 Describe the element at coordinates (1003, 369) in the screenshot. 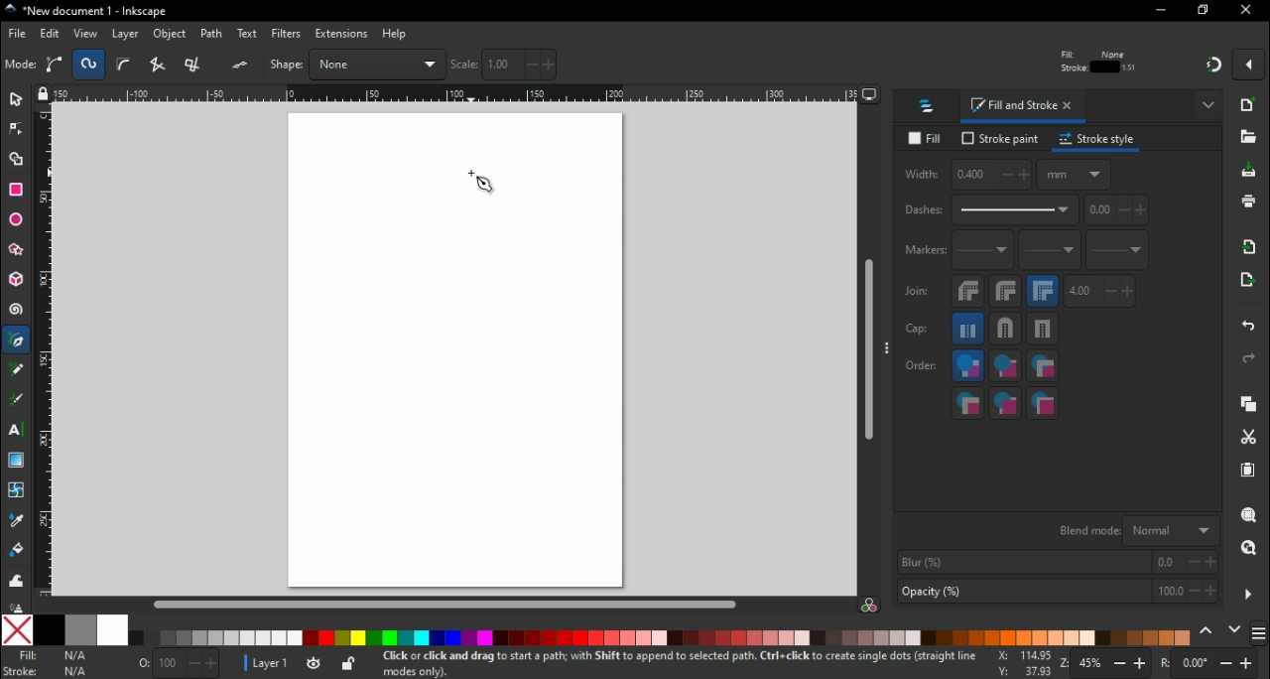

I see `stroke, fill, markers` at that location.